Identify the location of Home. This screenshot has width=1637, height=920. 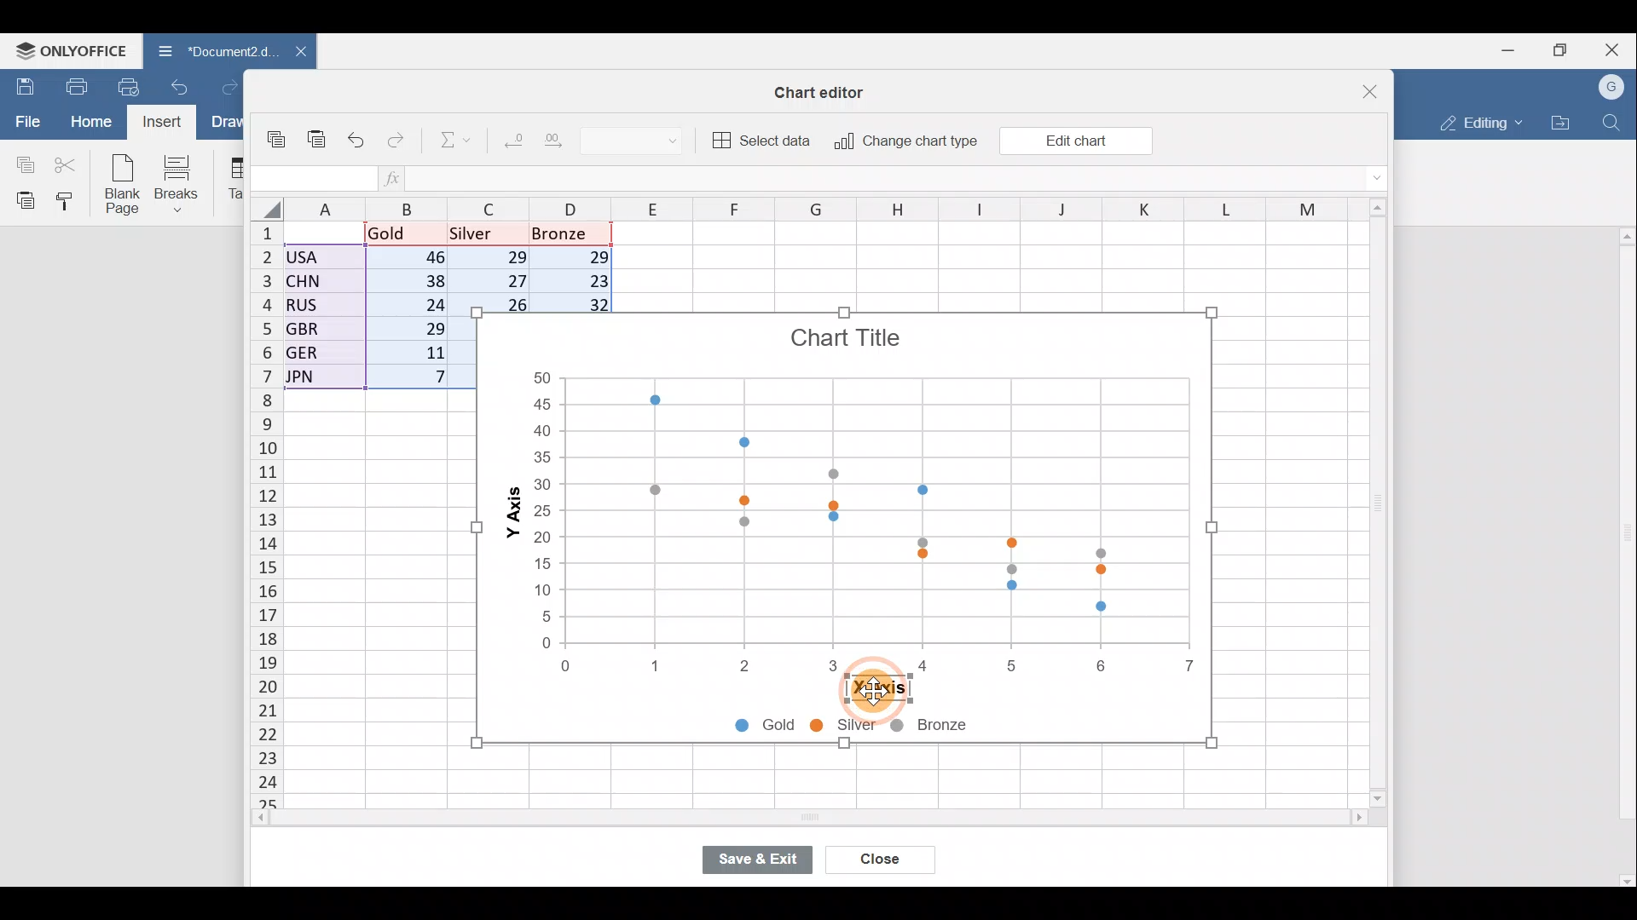
(88, 124).